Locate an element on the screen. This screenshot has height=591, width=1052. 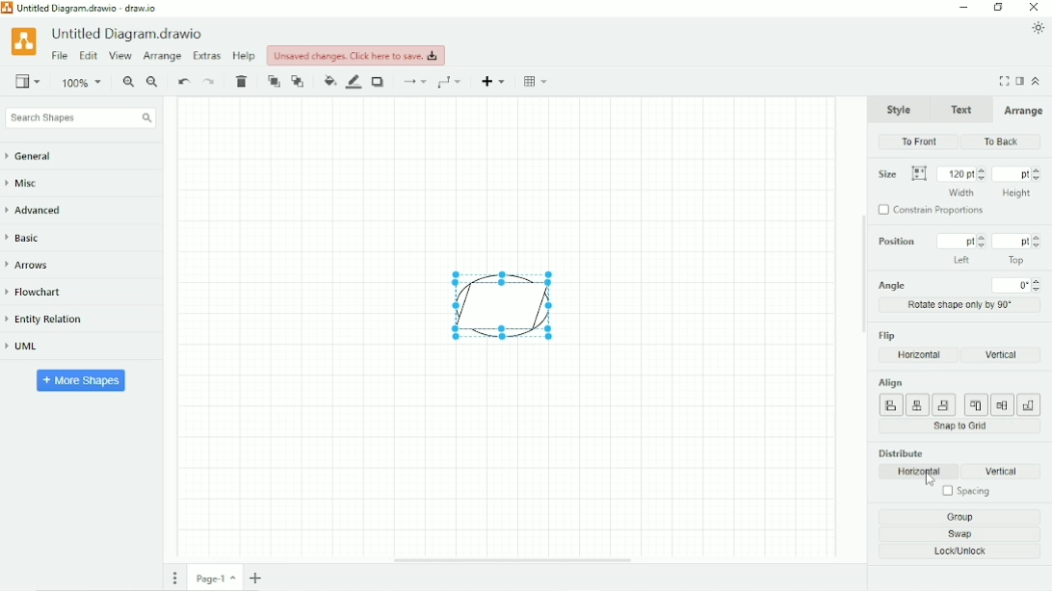
Entity relation is located at coordinates (53, 320).